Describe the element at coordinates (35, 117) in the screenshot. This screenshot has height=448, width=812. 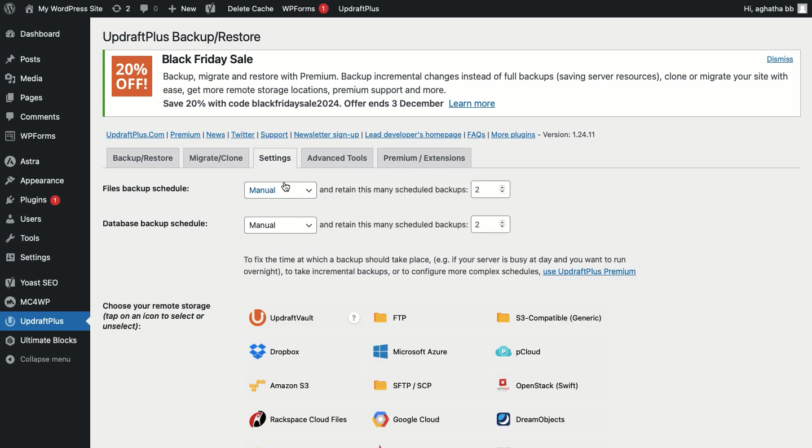
I see `Comments` at that location.